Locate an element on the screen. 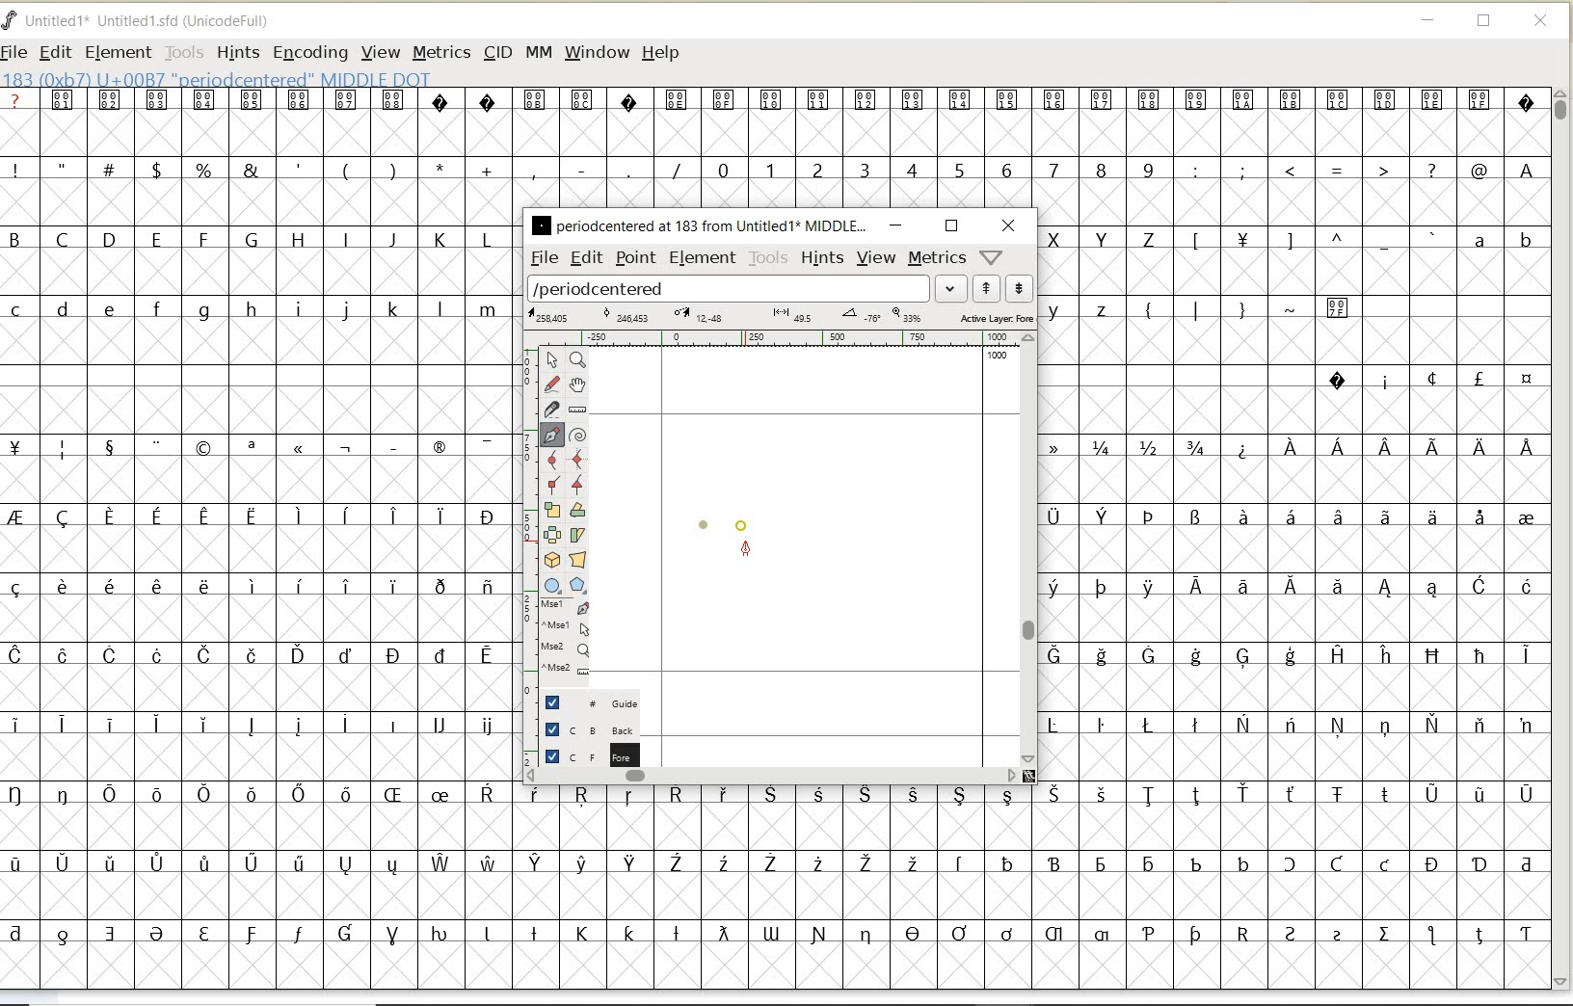 The width and height of the screenshot is (1573, 1006). METRICS is located at coordinates (440, 54).